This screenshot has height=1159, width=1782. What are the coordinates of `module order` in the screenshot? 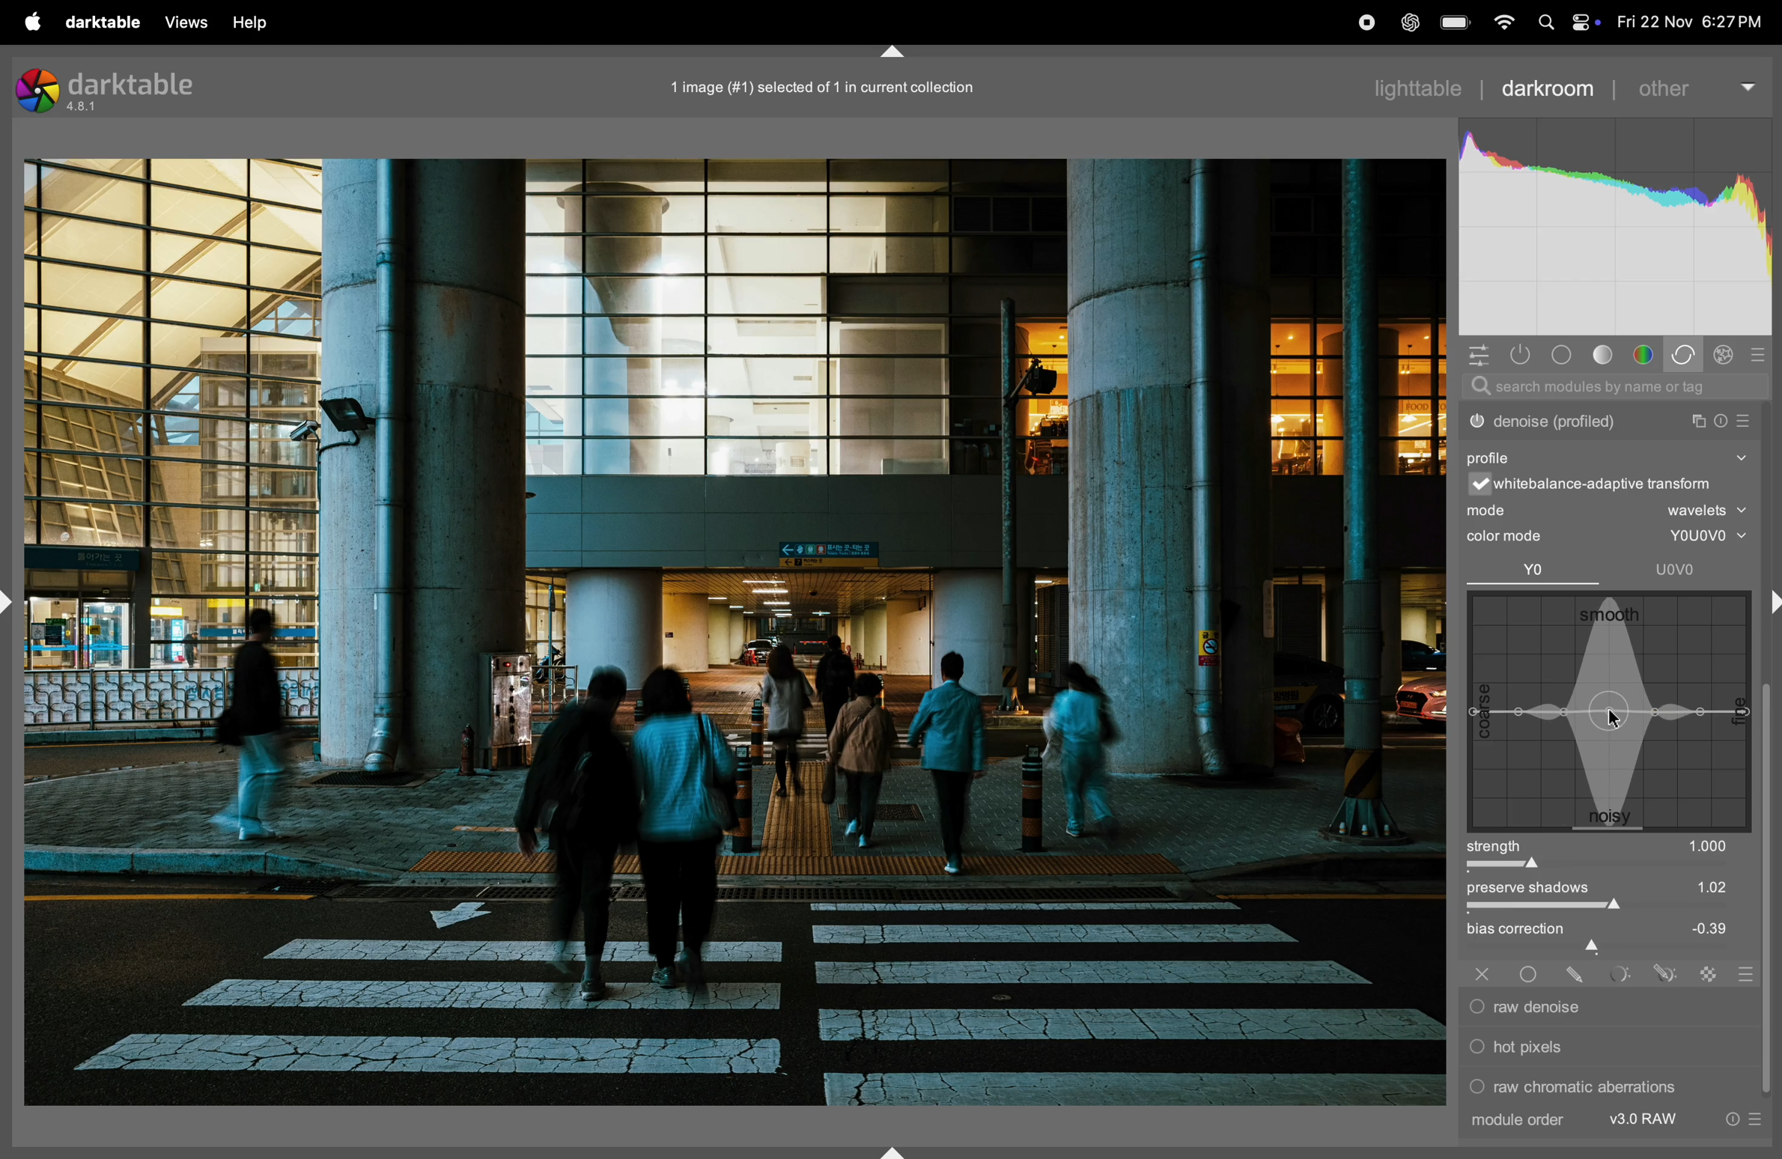 It's located at (1569, 1120).